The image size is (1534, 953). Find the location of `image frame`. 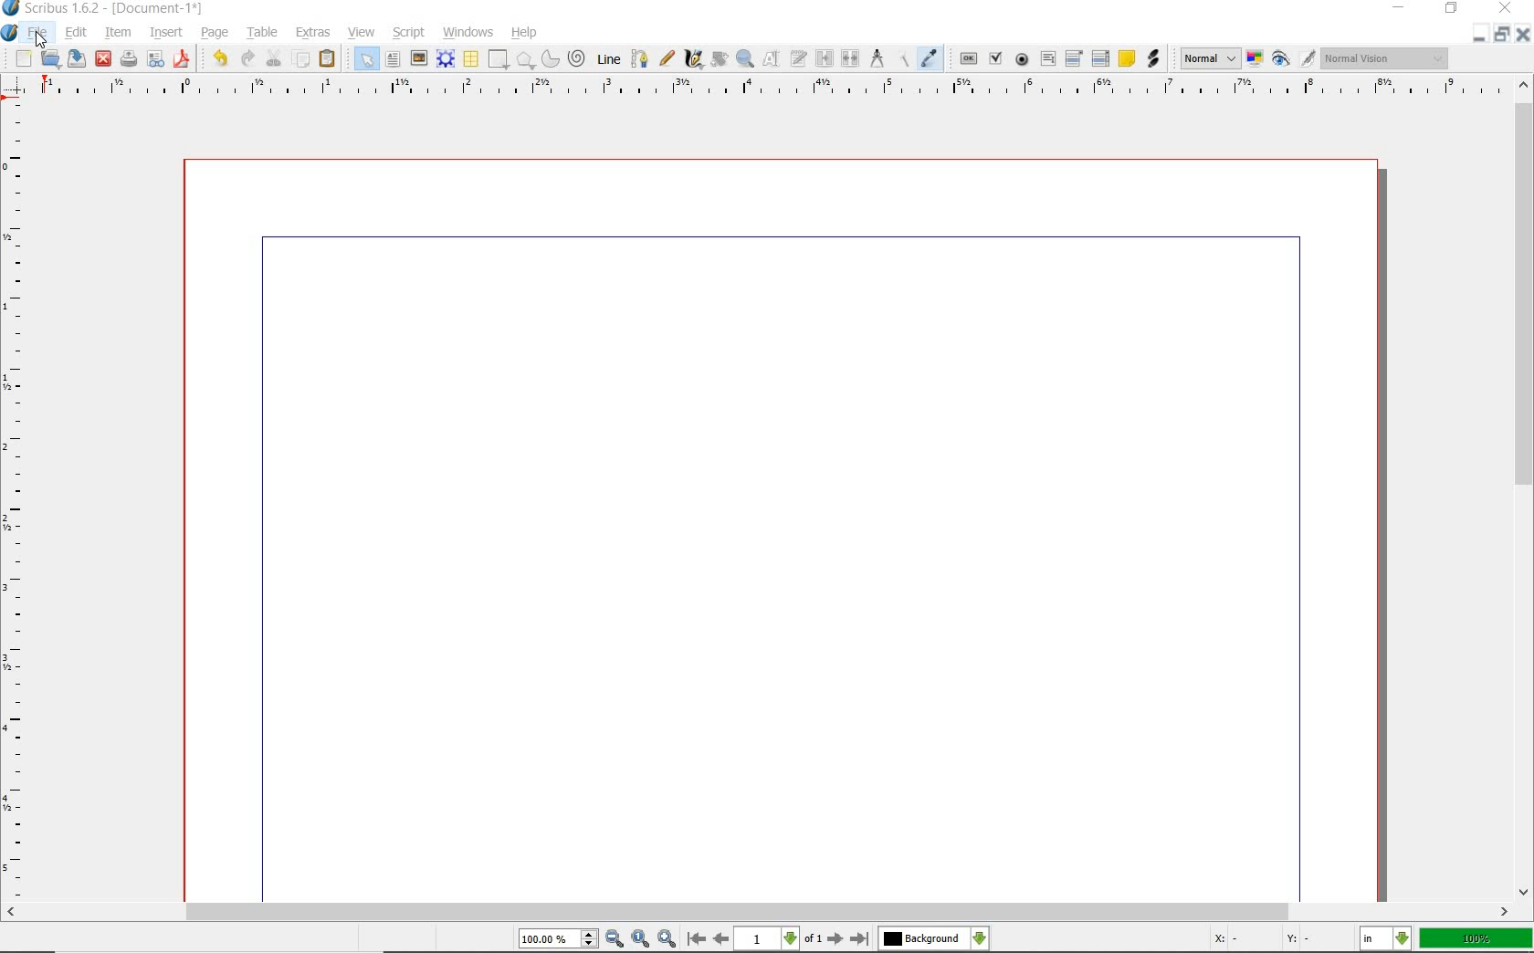

image frame is located at coordinates (419, 60).